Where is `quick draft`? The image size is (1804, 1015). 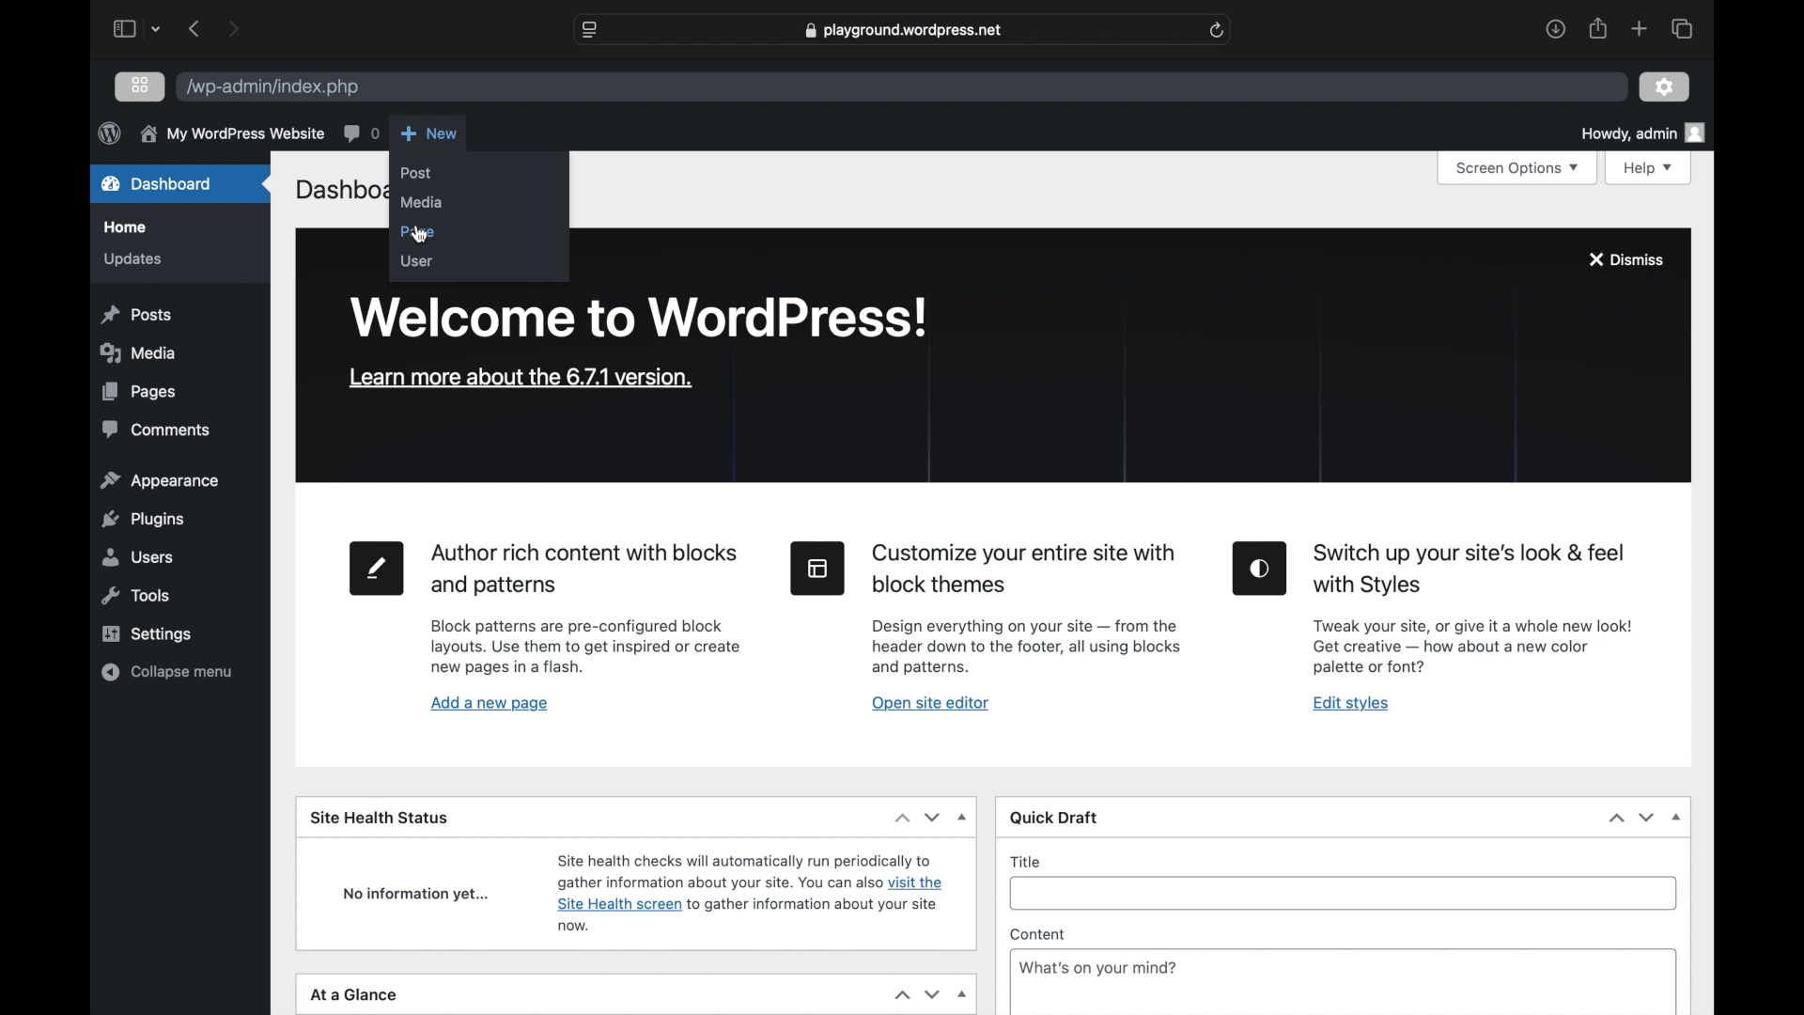 quick draft is located at coordinates (1054, 817).